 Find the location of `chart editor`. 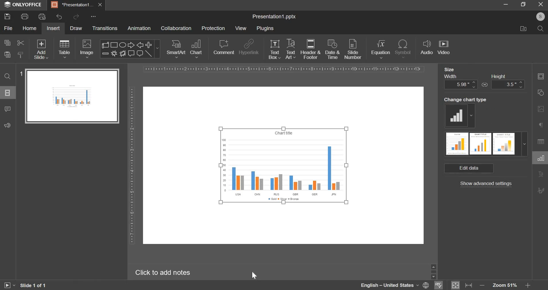

chart editor is located at coordinates (273, 17).